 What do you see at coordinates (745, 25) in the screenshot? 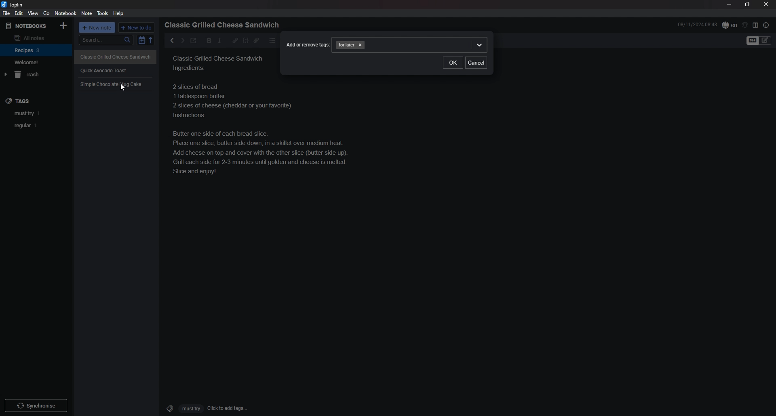
I see `set alarm` at bounding box center [745, 25].